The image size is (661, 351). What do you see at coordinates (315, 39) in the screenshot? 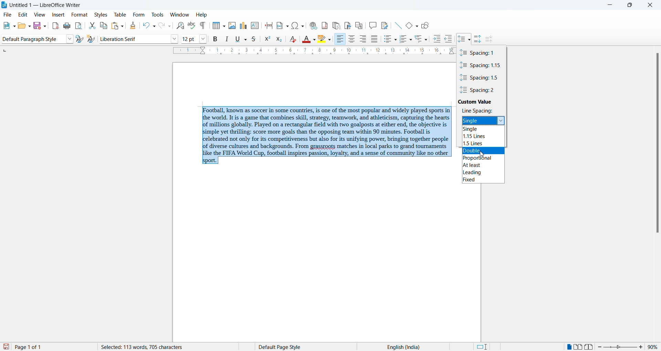
I see `font color options` at bounding box center [315, 39].